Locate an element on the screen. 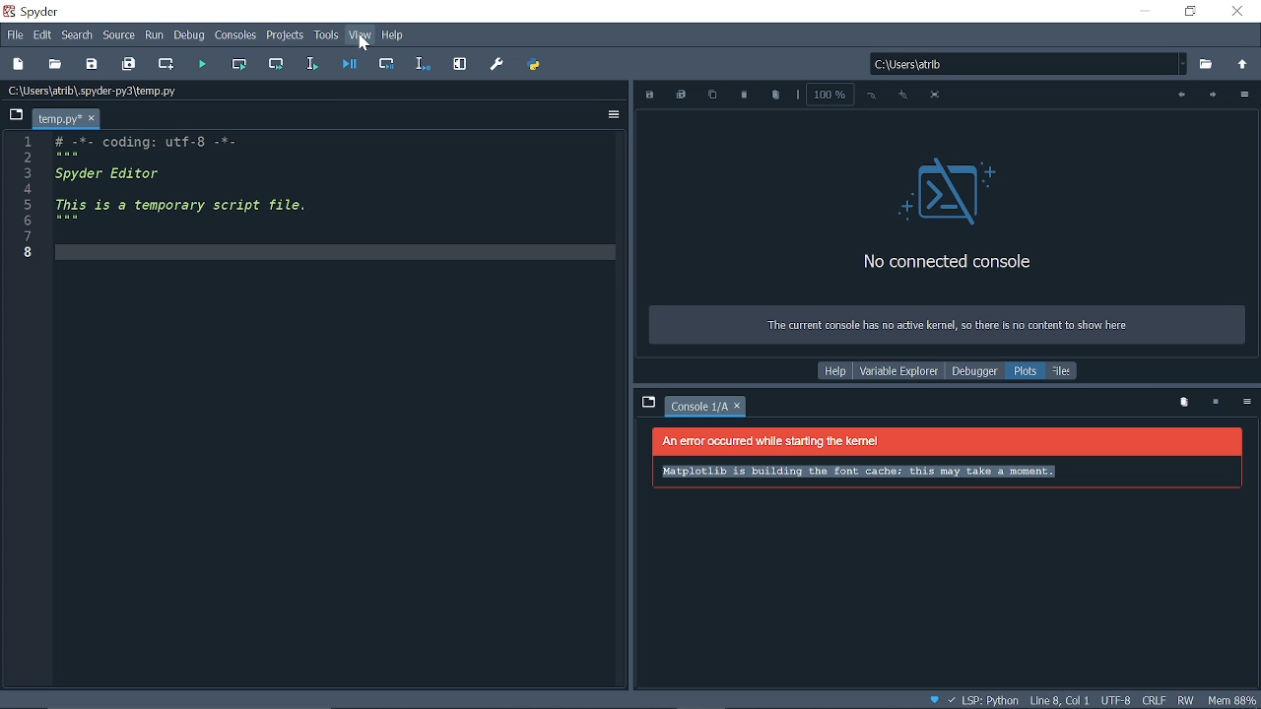  Plots is located at coordinates (1027, 371).